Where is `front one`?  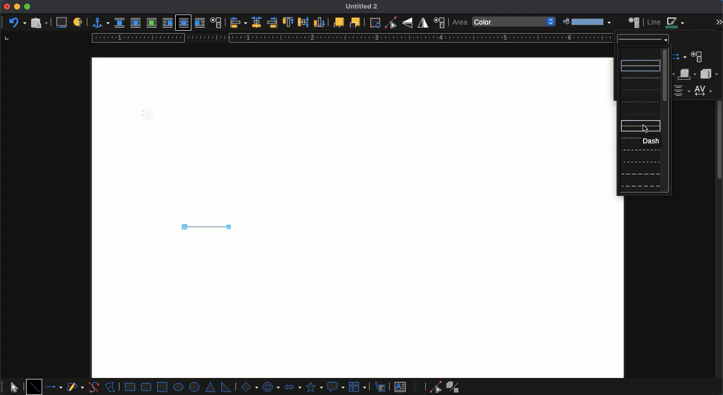 front one is located at coordinates (338, 22).